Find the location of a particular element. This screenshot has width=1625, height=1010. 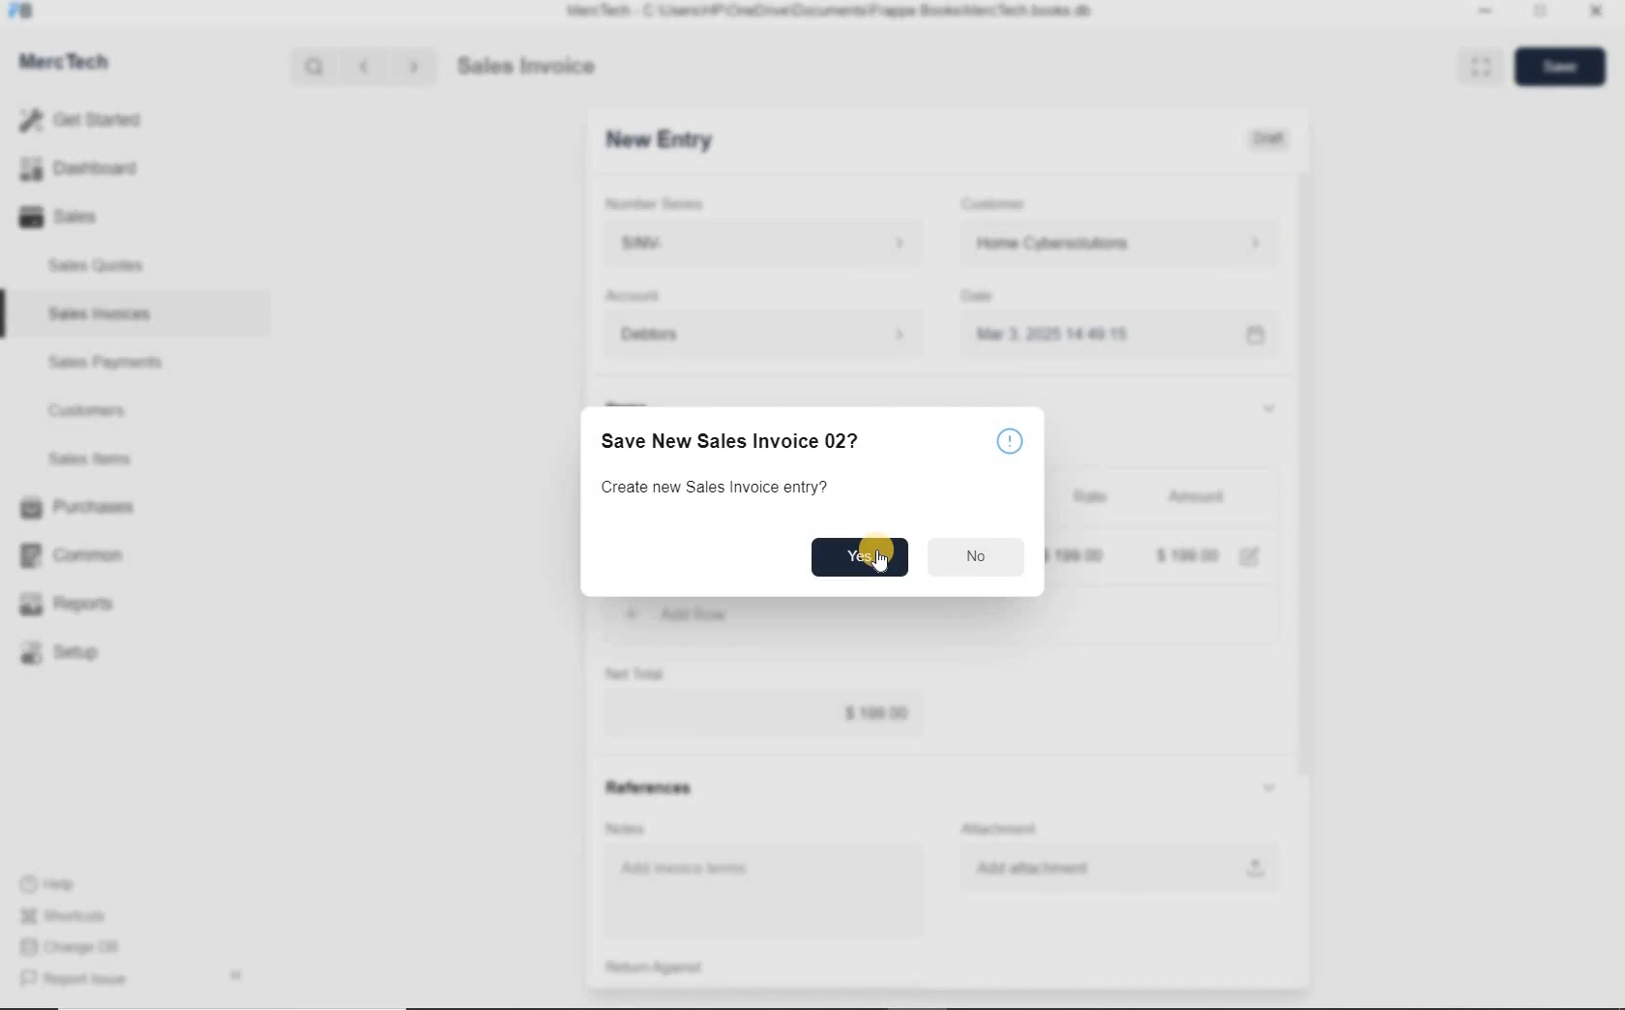

Go forward is located at coordinates (413, 67).